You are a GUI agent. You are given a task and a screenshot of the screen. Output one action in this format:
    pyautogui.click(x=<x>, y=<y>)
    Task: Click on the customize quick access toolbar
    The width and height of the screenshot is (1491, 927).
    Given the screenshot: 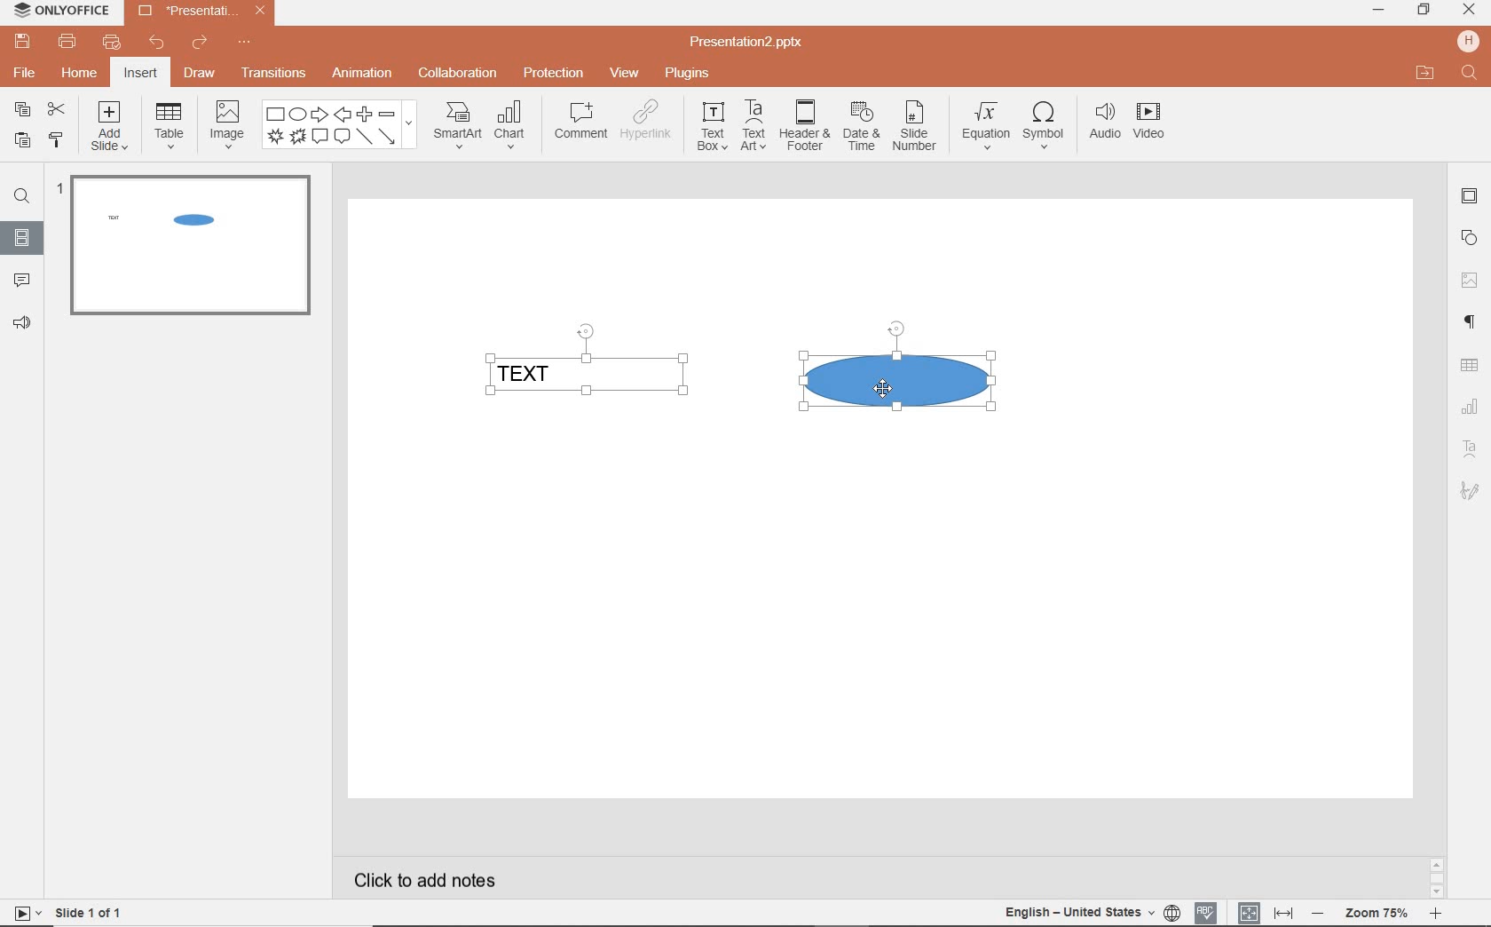 What is the action you would take?
    pyautogui.click(x=243, y=43)
    